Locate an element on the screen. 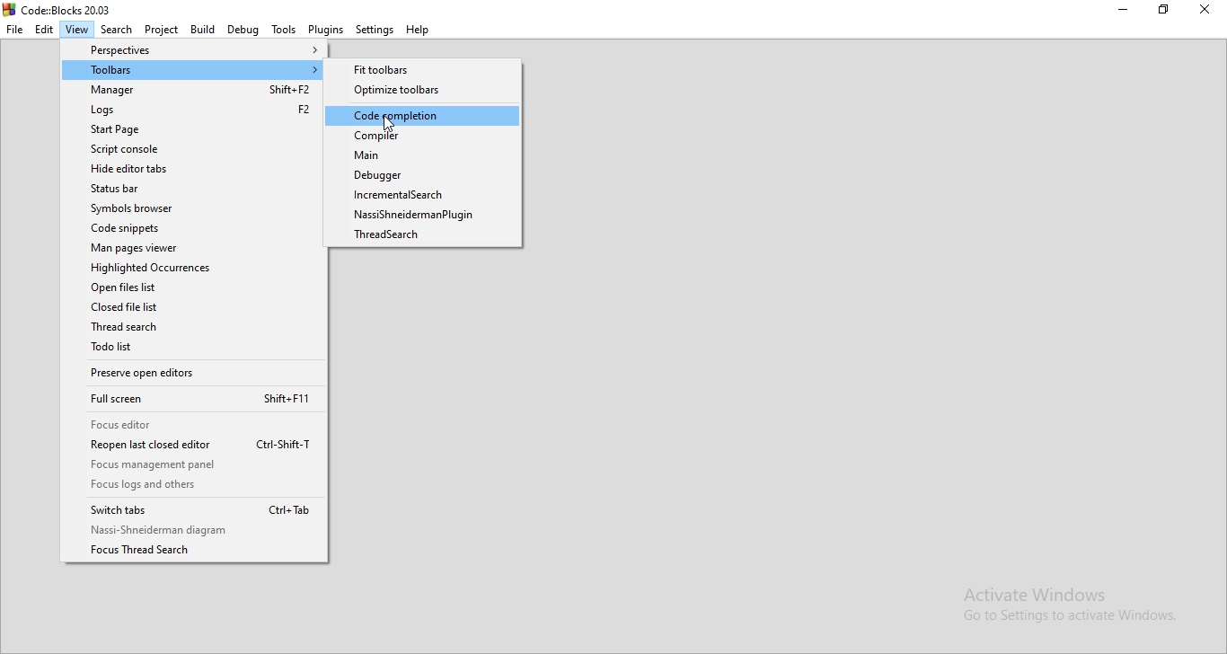 This screenshot has height=654, width=1227. Nas-Shneiderman diagram is located at coordinates (196, 530).